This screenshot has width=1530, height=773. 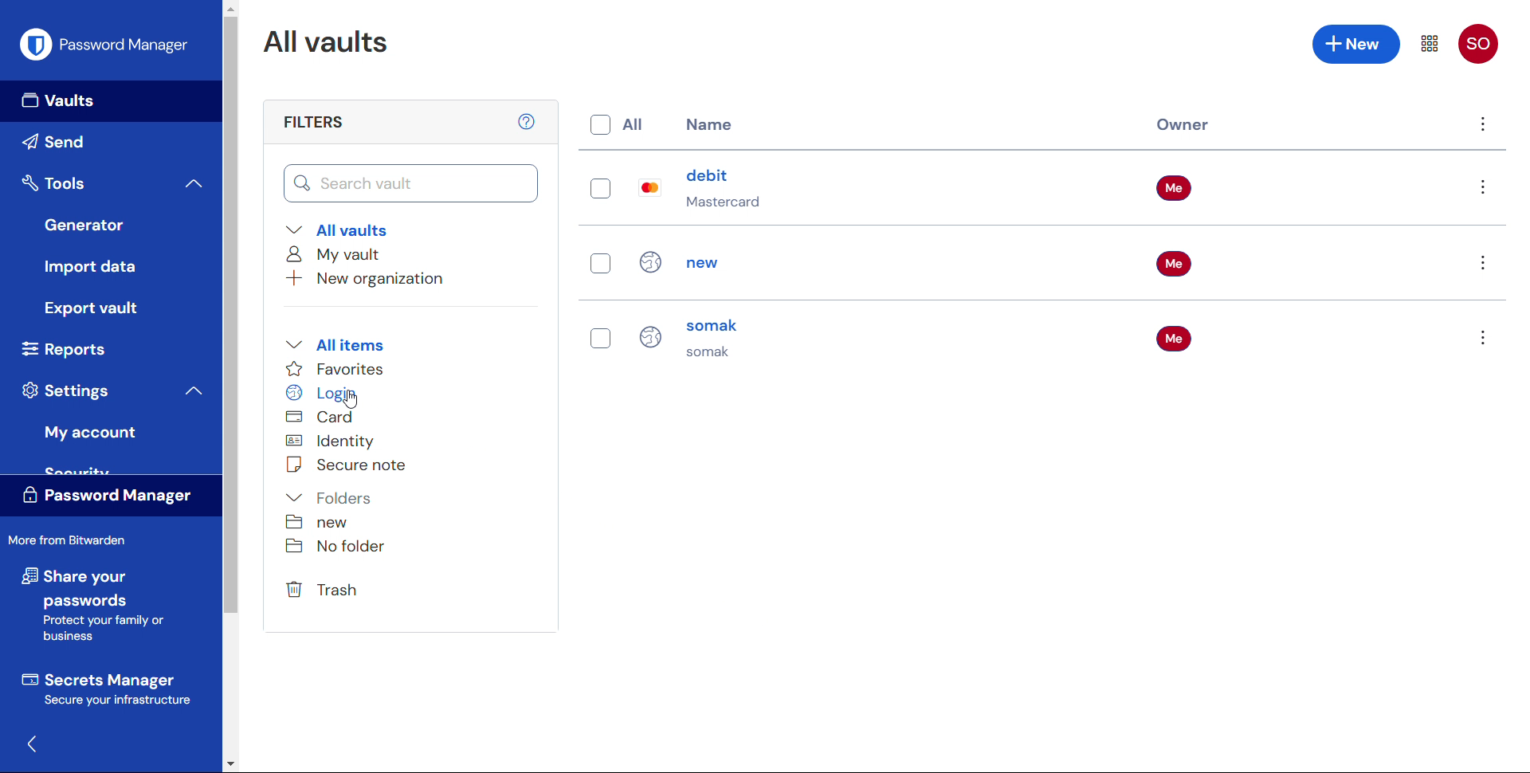 What do you see at coordinates (650, 339) in the screenshot?
I see `Login` at bounding box center [650, 339].